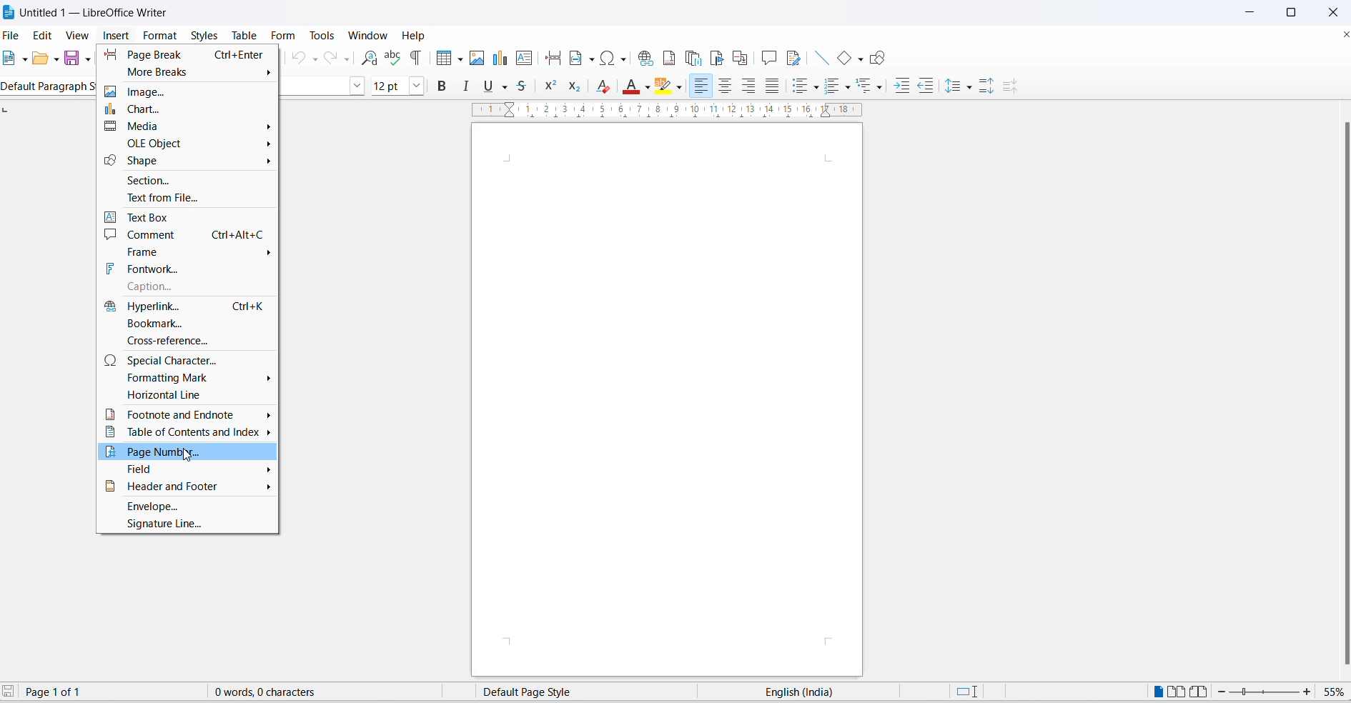 The image size is (1351, 703). What do you see at coordinates (523, 86) in the screenshot?
I see `strike through` at bounding box center [523, 86].